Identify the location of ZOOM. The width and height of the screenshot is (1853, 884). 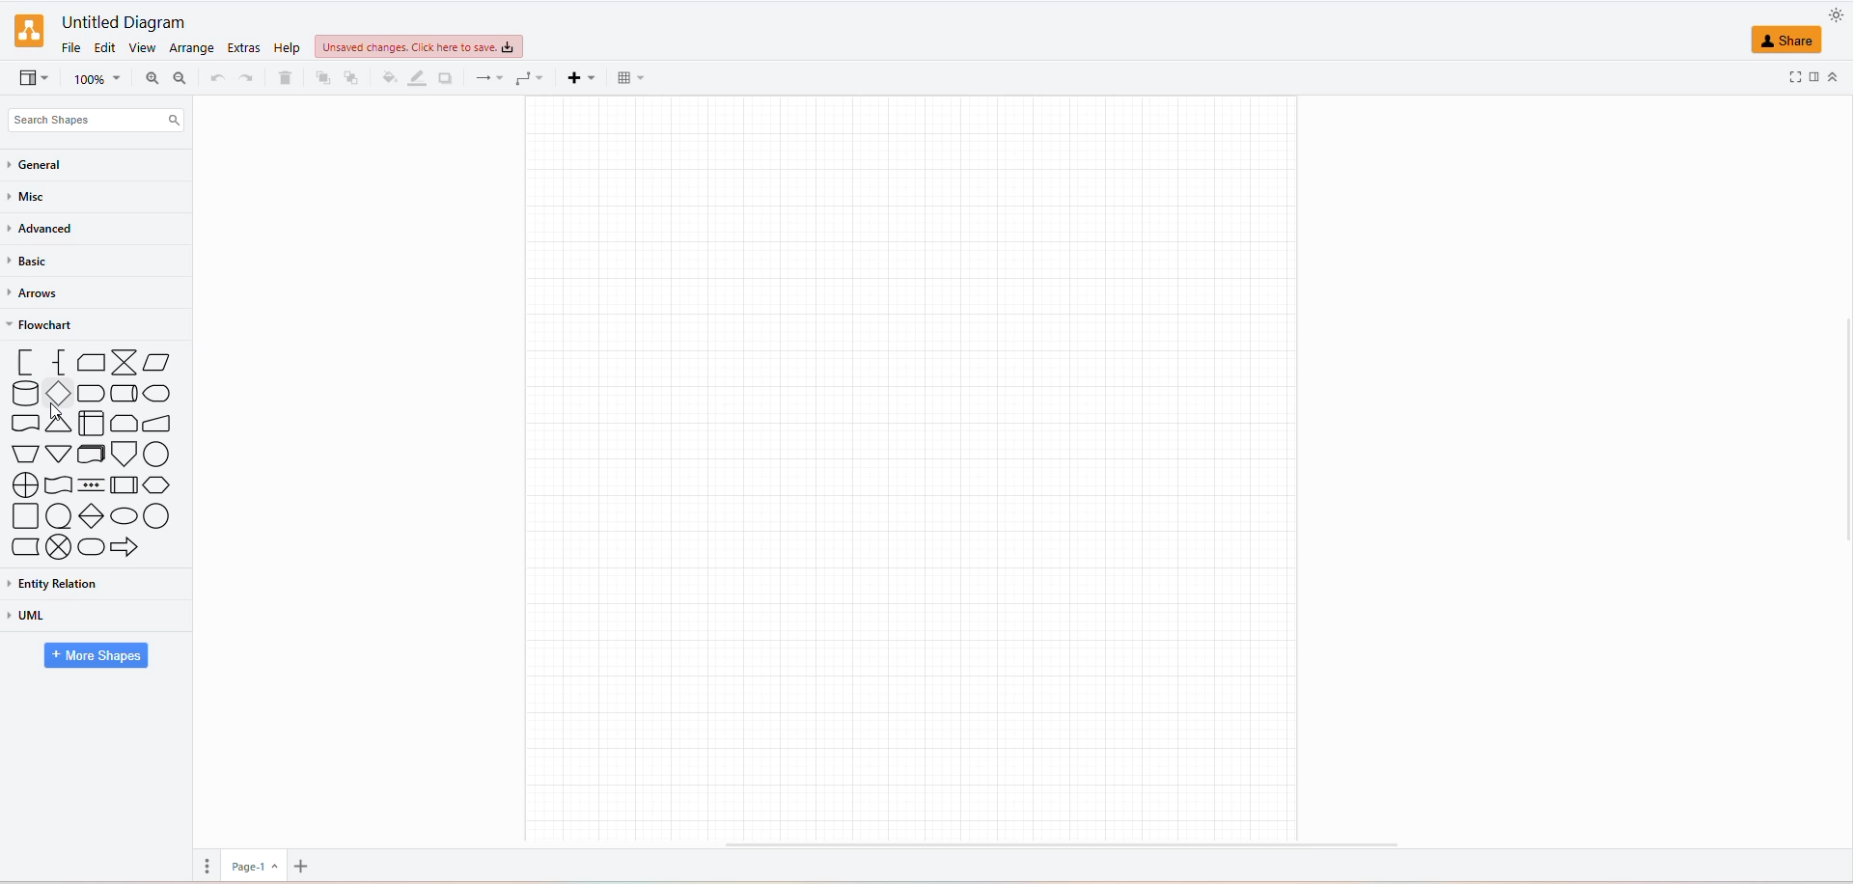
(97, 79).